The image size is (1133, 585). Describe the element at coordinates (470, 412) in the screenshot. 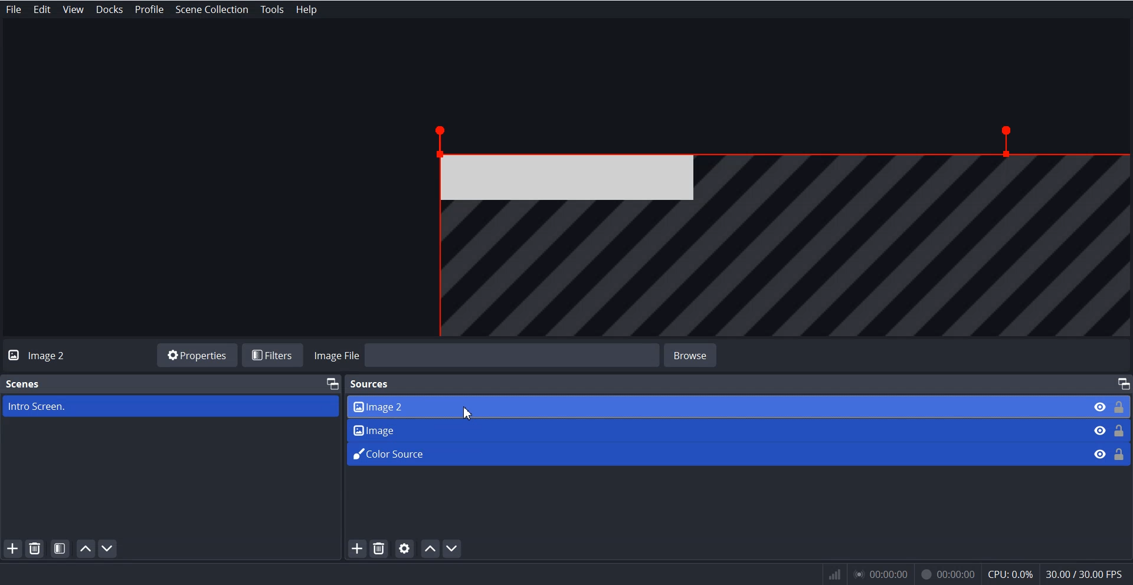

I see `Cursor` at that location.